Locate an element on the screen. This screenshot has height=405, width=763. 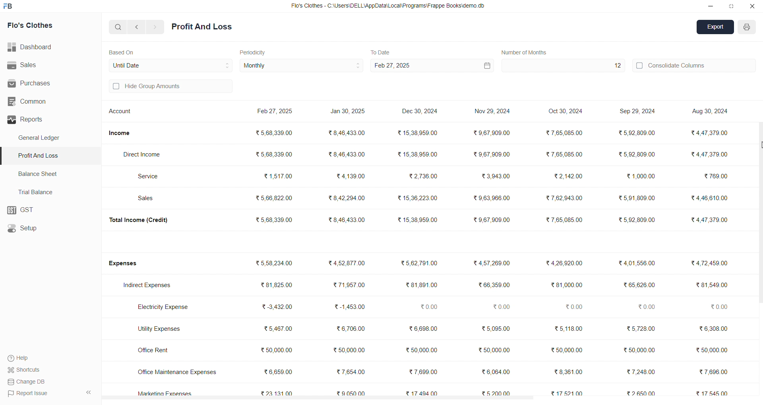
navigate backward is located at coordinates (138, 27).